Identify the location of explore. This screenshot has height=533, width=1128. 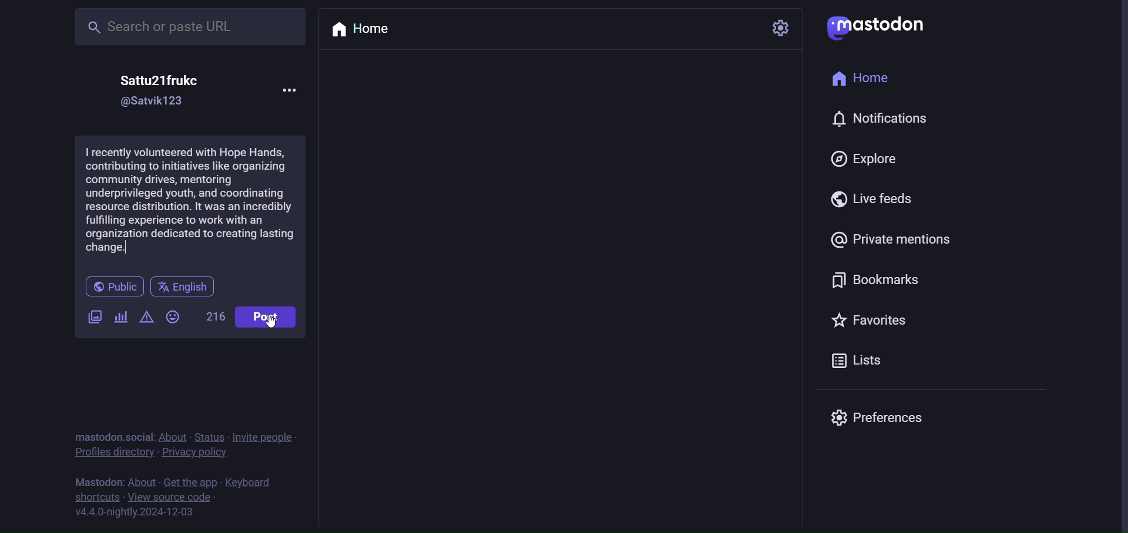
(865, 160).